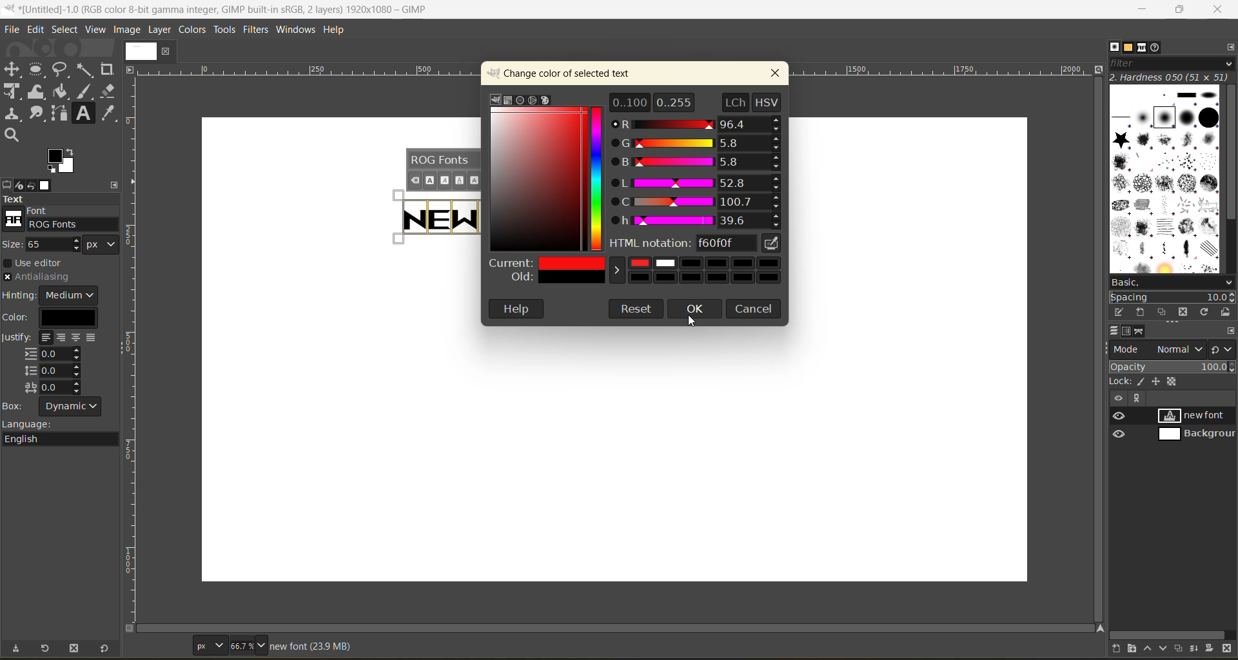  I want to click on configure, so click(1230, 331).